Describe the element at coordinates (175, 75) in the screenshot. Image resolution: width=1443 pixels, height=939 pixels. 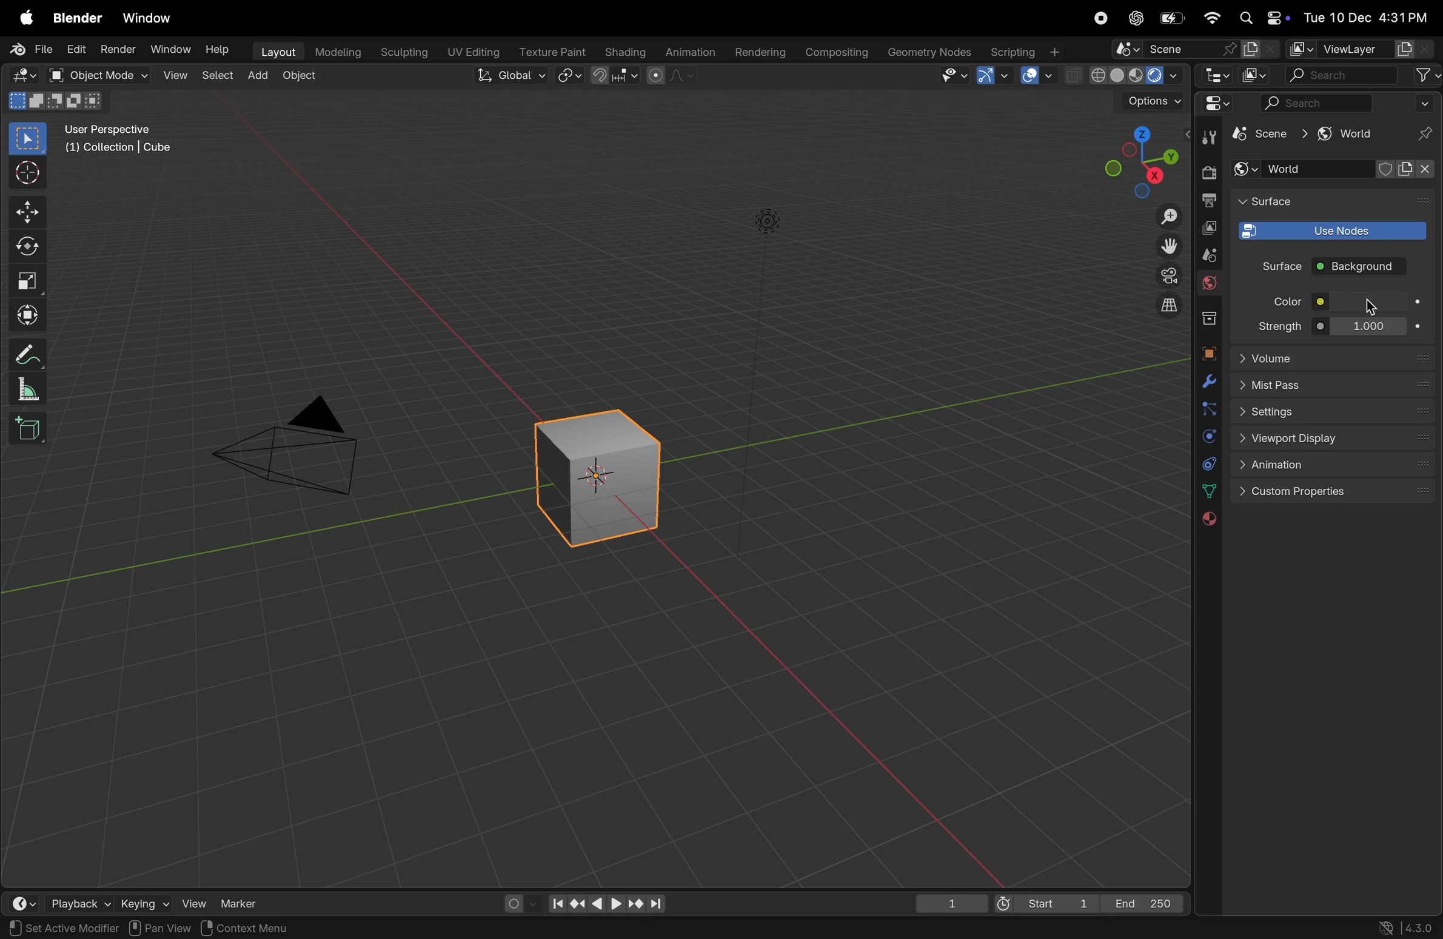
I see `View` at that location.